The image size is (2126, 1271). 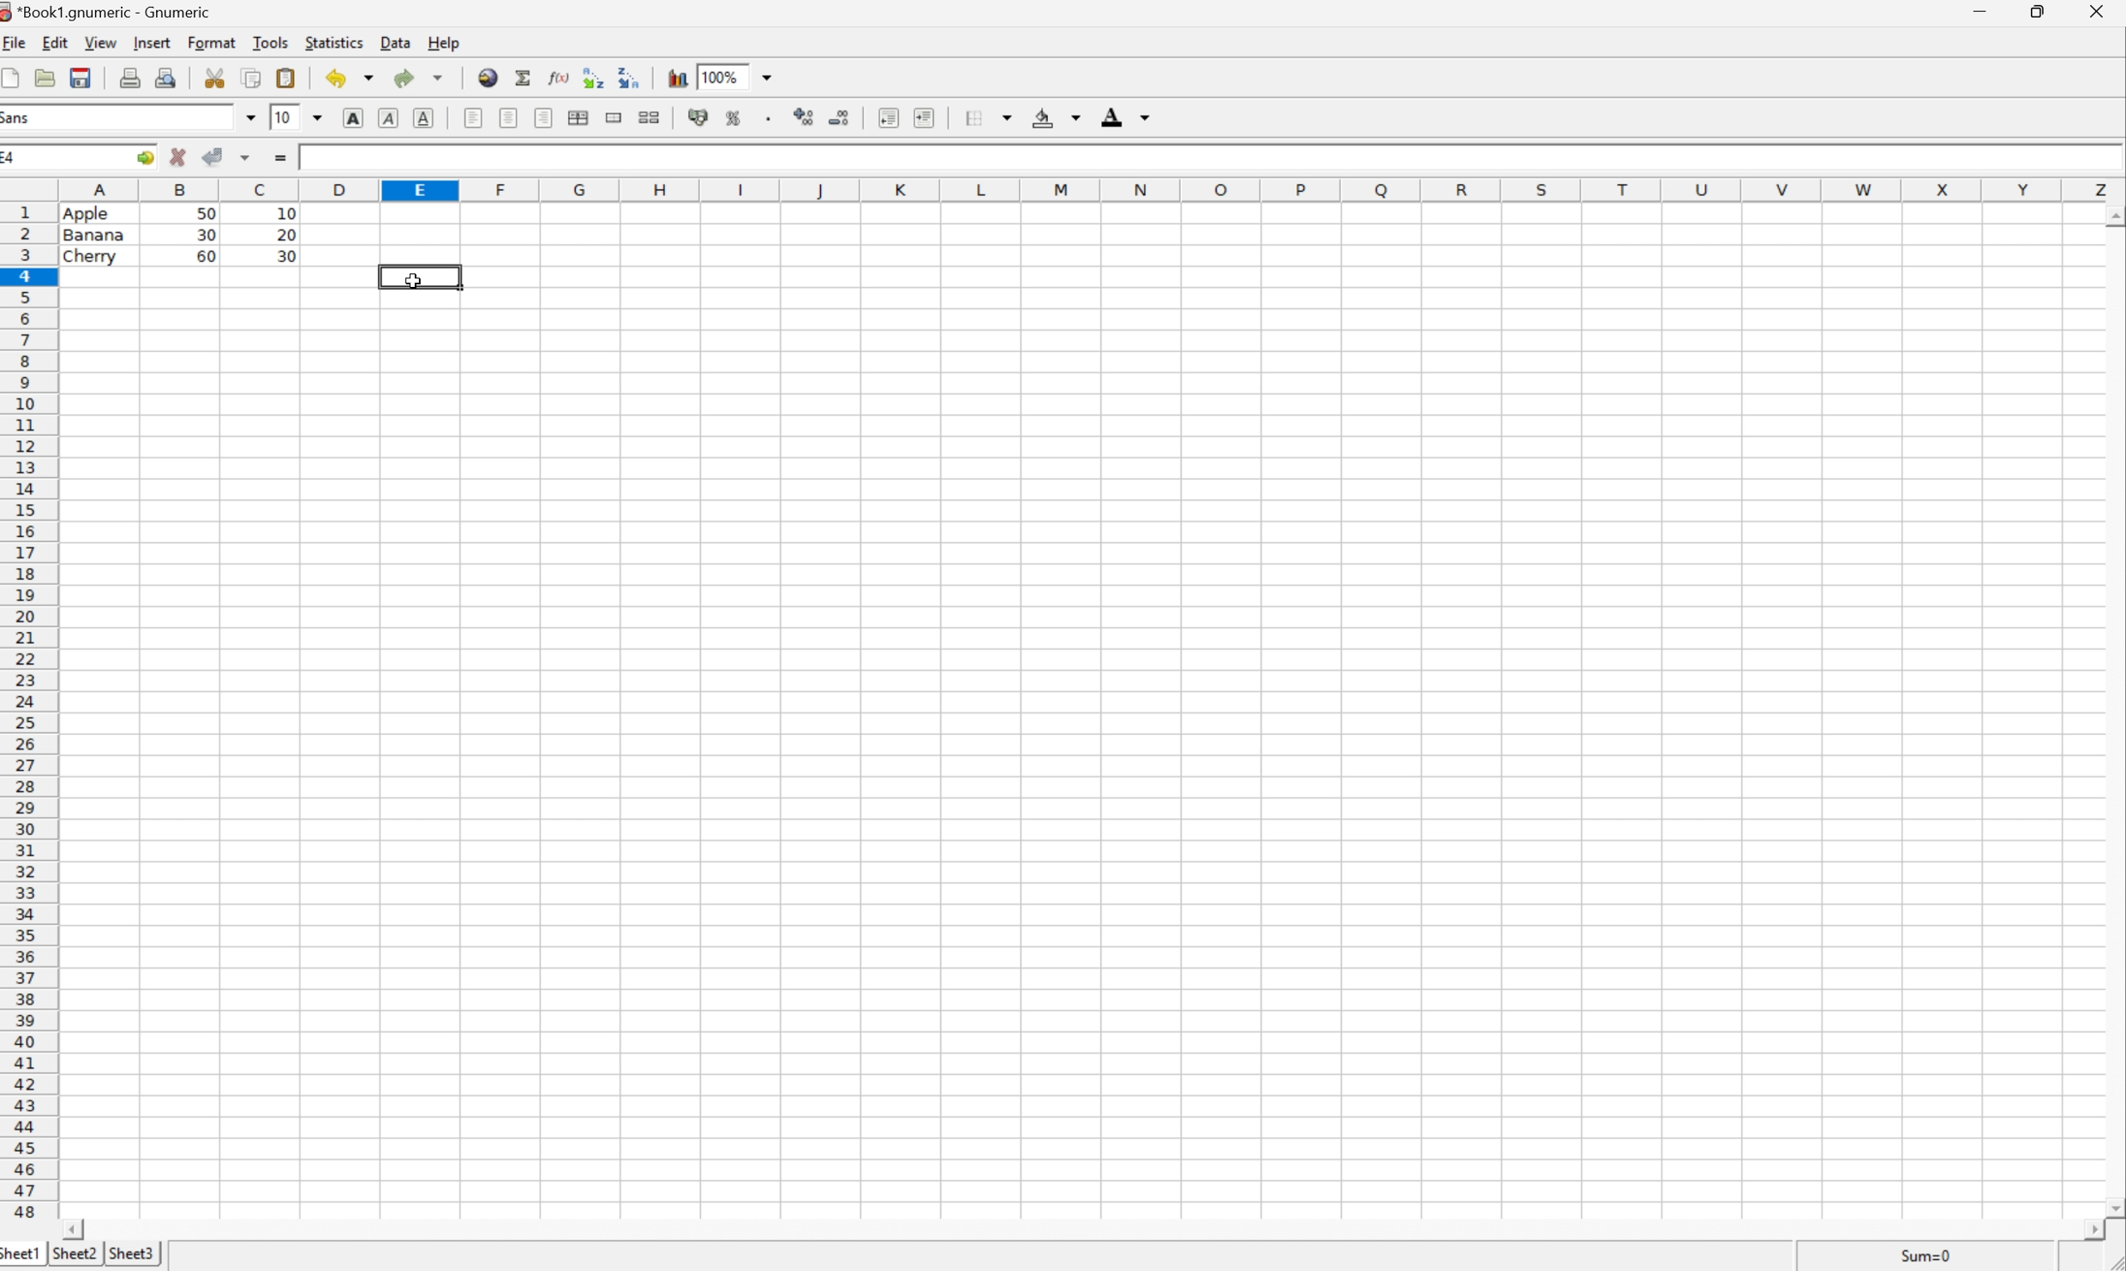 I want to click on go to, so click(x=145, y=157).